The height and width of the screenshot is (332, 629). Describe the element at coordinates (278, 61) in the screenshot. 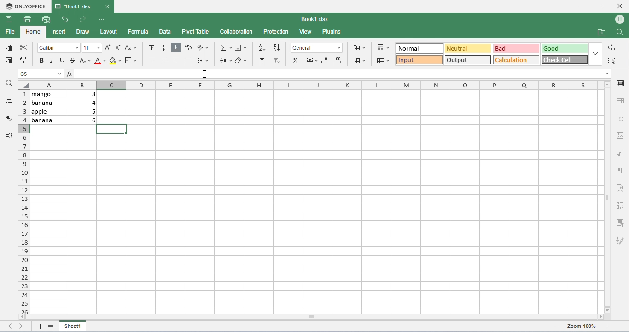

I see `remove filter` at that location.